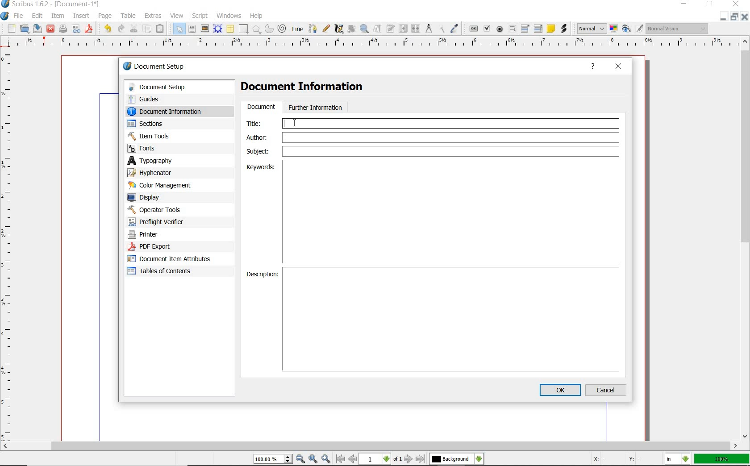 The width and height of the screenshot is (750, 466). Describe the element at coordinates (162, 161) in the screenshot. I see `typography` at that location.